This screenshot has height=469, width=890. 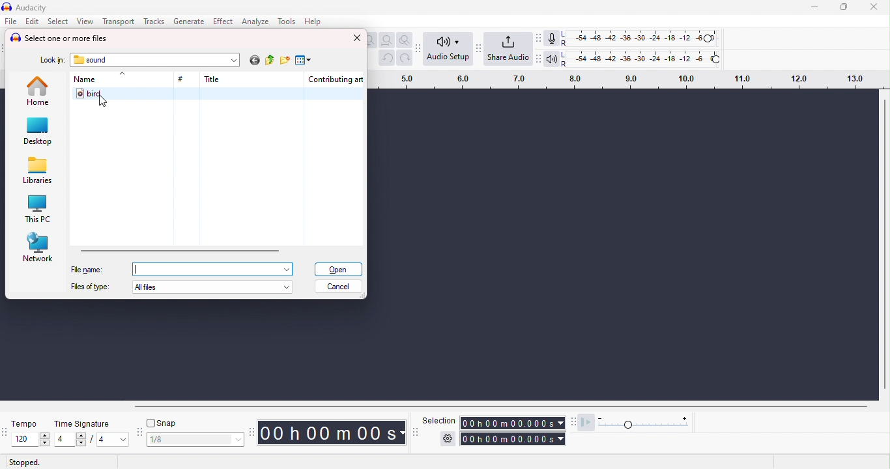 What do you see at coordinates (488, 406) in the screenshot?
I see `horizontal scroll bar` at bounding box center [488, 406].